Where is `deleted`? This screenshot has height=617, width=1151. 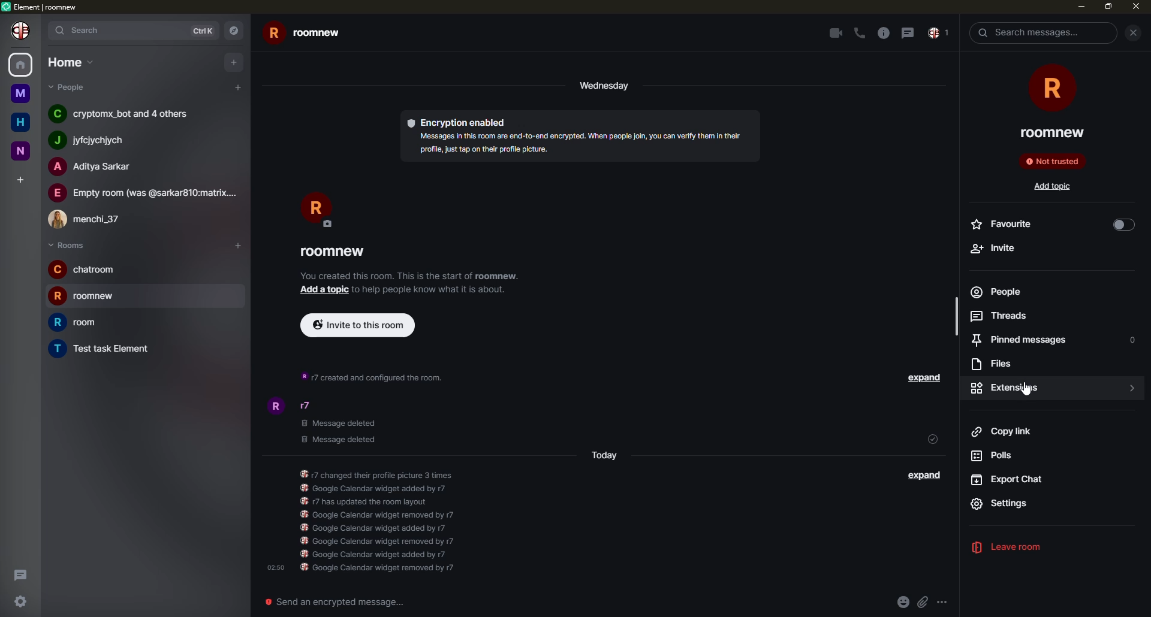
deleted is located at coordinates (339, 431).